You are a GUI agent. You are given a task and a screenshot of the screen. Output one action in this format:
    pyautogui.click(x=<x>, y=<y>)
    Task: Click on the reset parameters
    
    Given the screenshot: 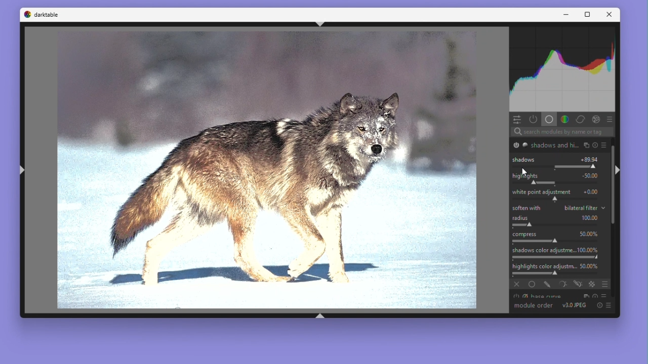 What is the action you would take?
    pyautogui.click(x=596, y=296)
    